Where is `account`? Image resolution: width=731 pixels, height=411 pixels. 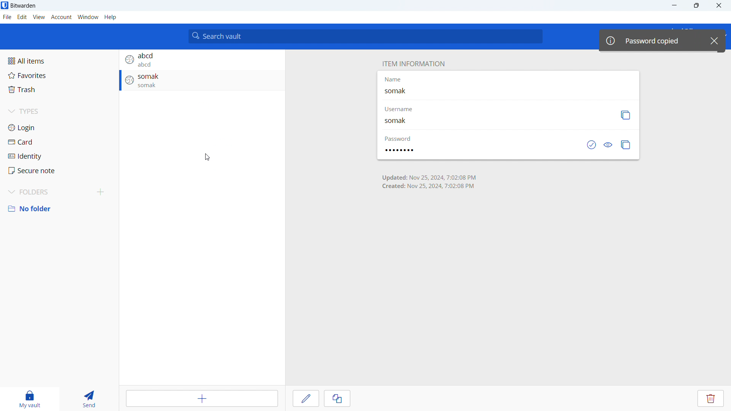 account is located at coordinates (61, 17).